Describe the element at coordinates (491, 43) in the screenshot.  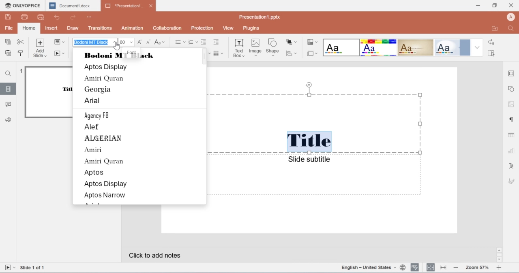
I see `a to b` at that location.